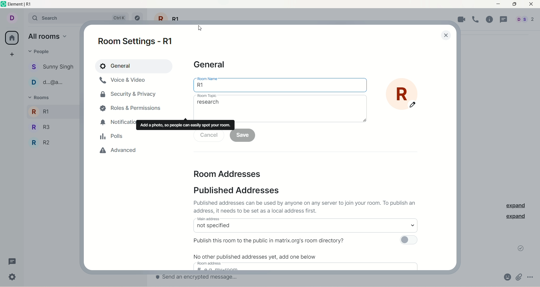 This screenshot has width=540, height=287. I want to click on text, so click(258, 258).